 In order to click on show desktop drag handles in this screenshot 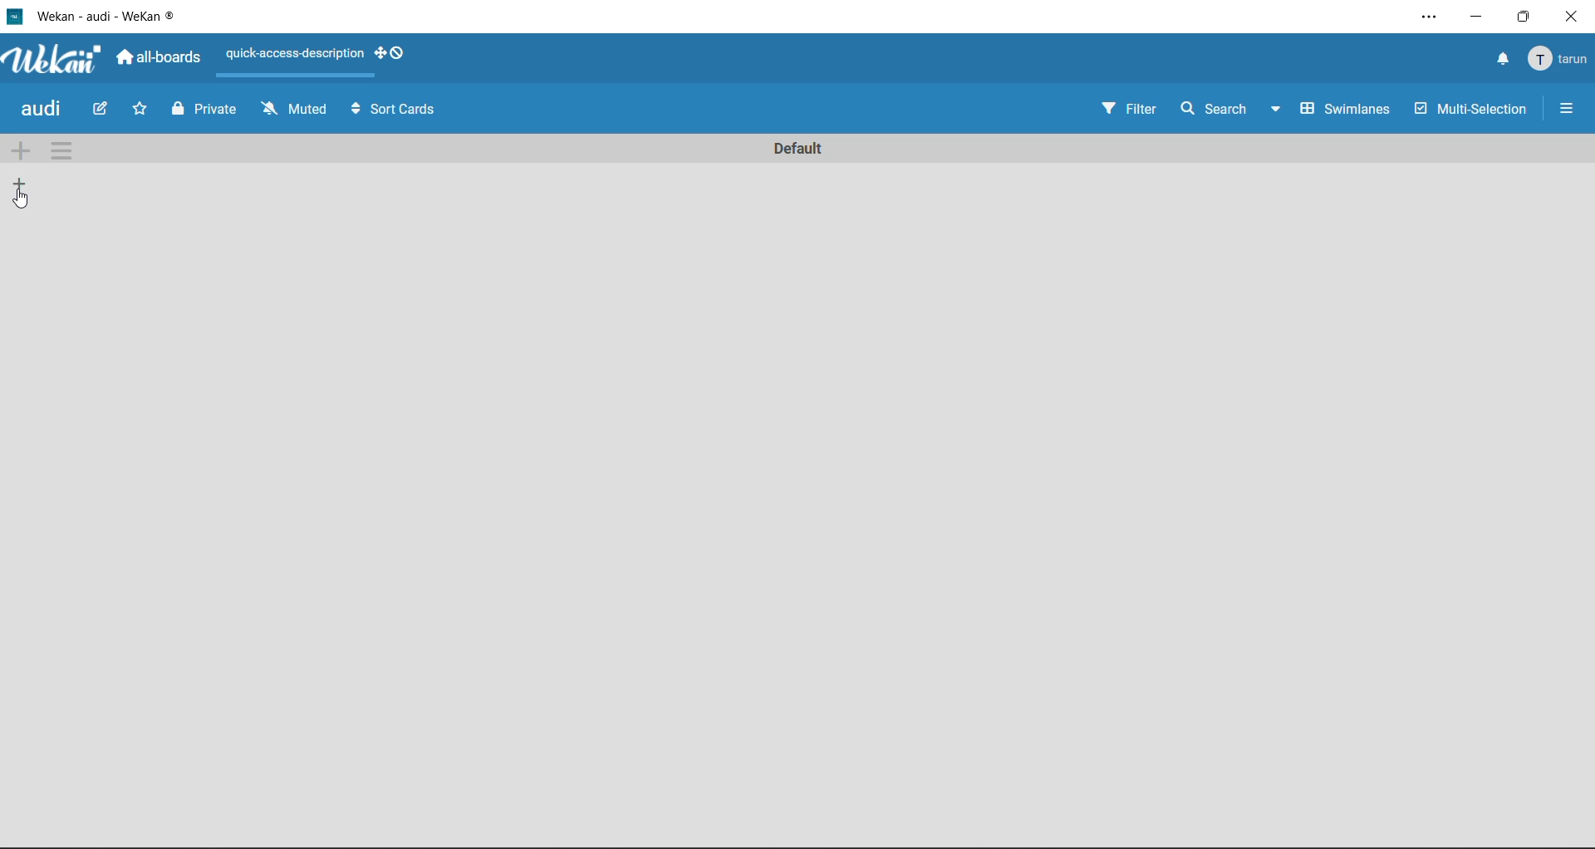, I will do `click(390, 54)`.